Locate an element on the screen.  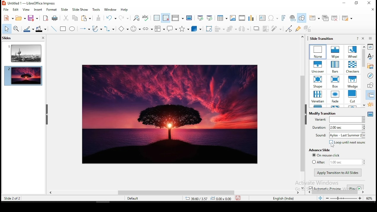
transition effects is located at coordinates (352, 67).